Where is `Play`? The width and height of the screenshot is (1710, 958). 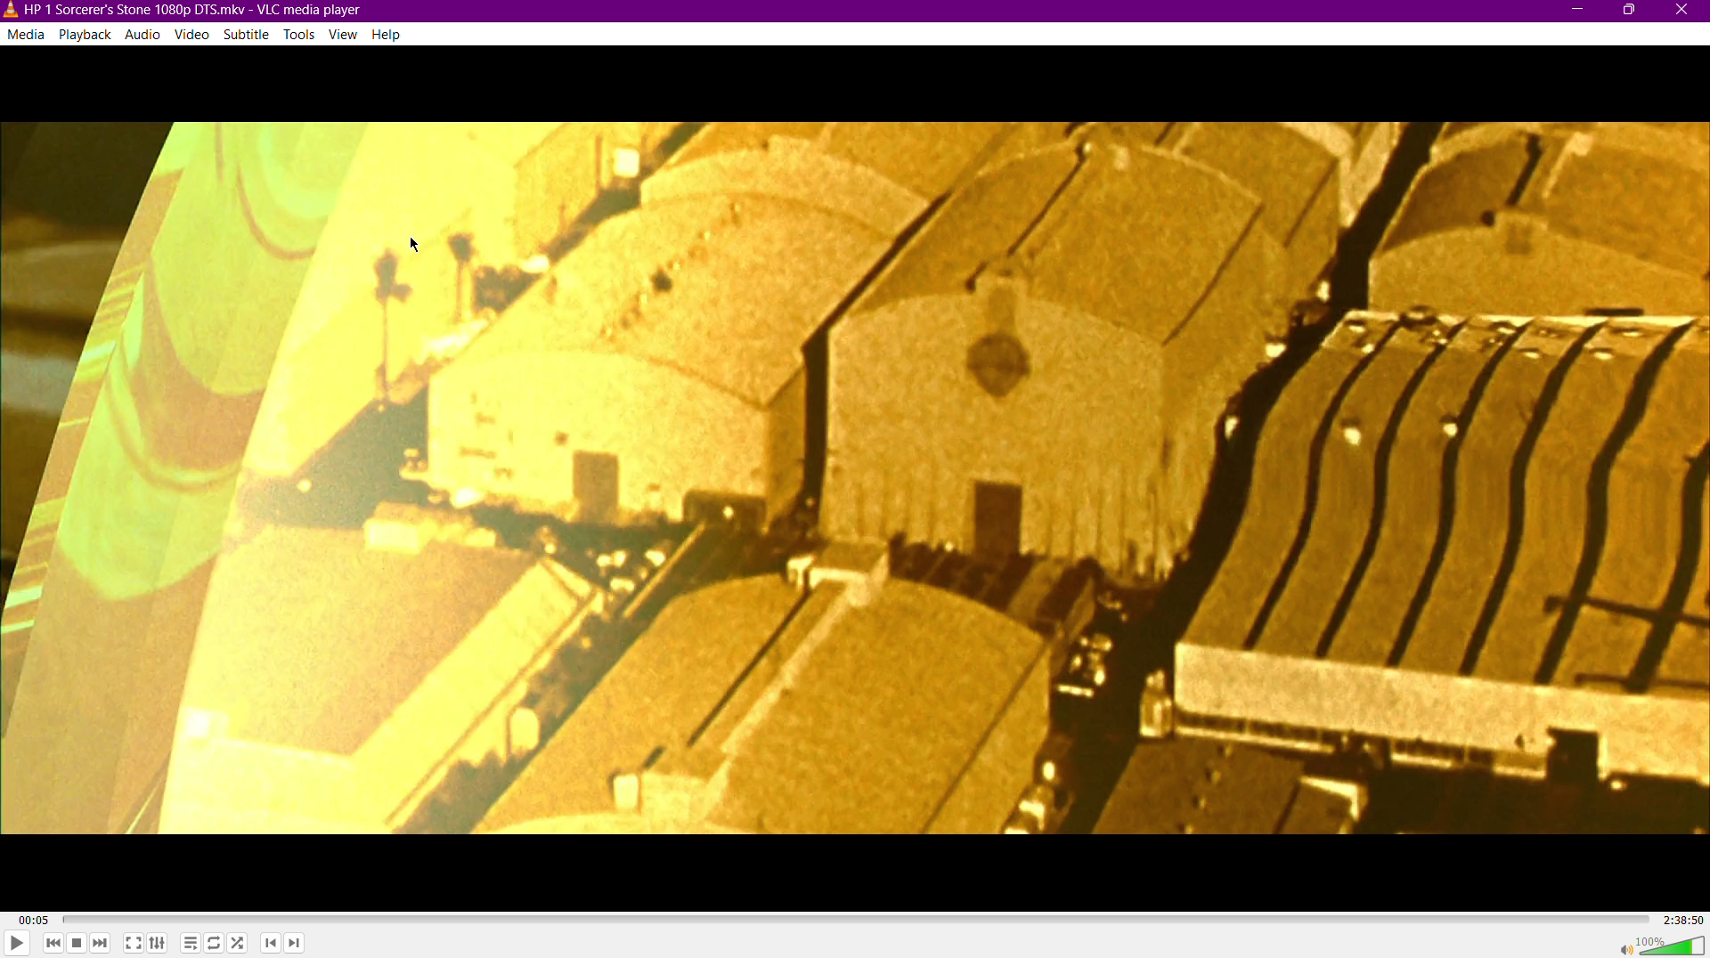 Play is located at coordinates (17, 941).